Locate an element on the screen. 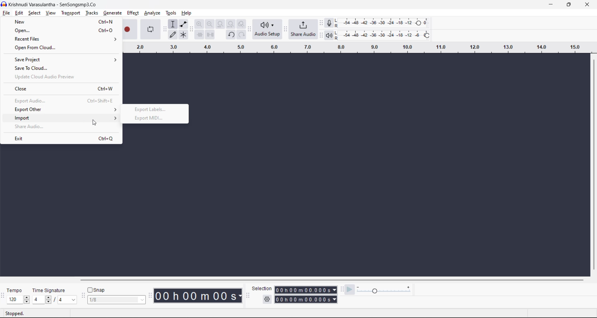 Image resolution: width=597 pixels, height=318 pixels. export MIDL is located at coordinates (147, 118).